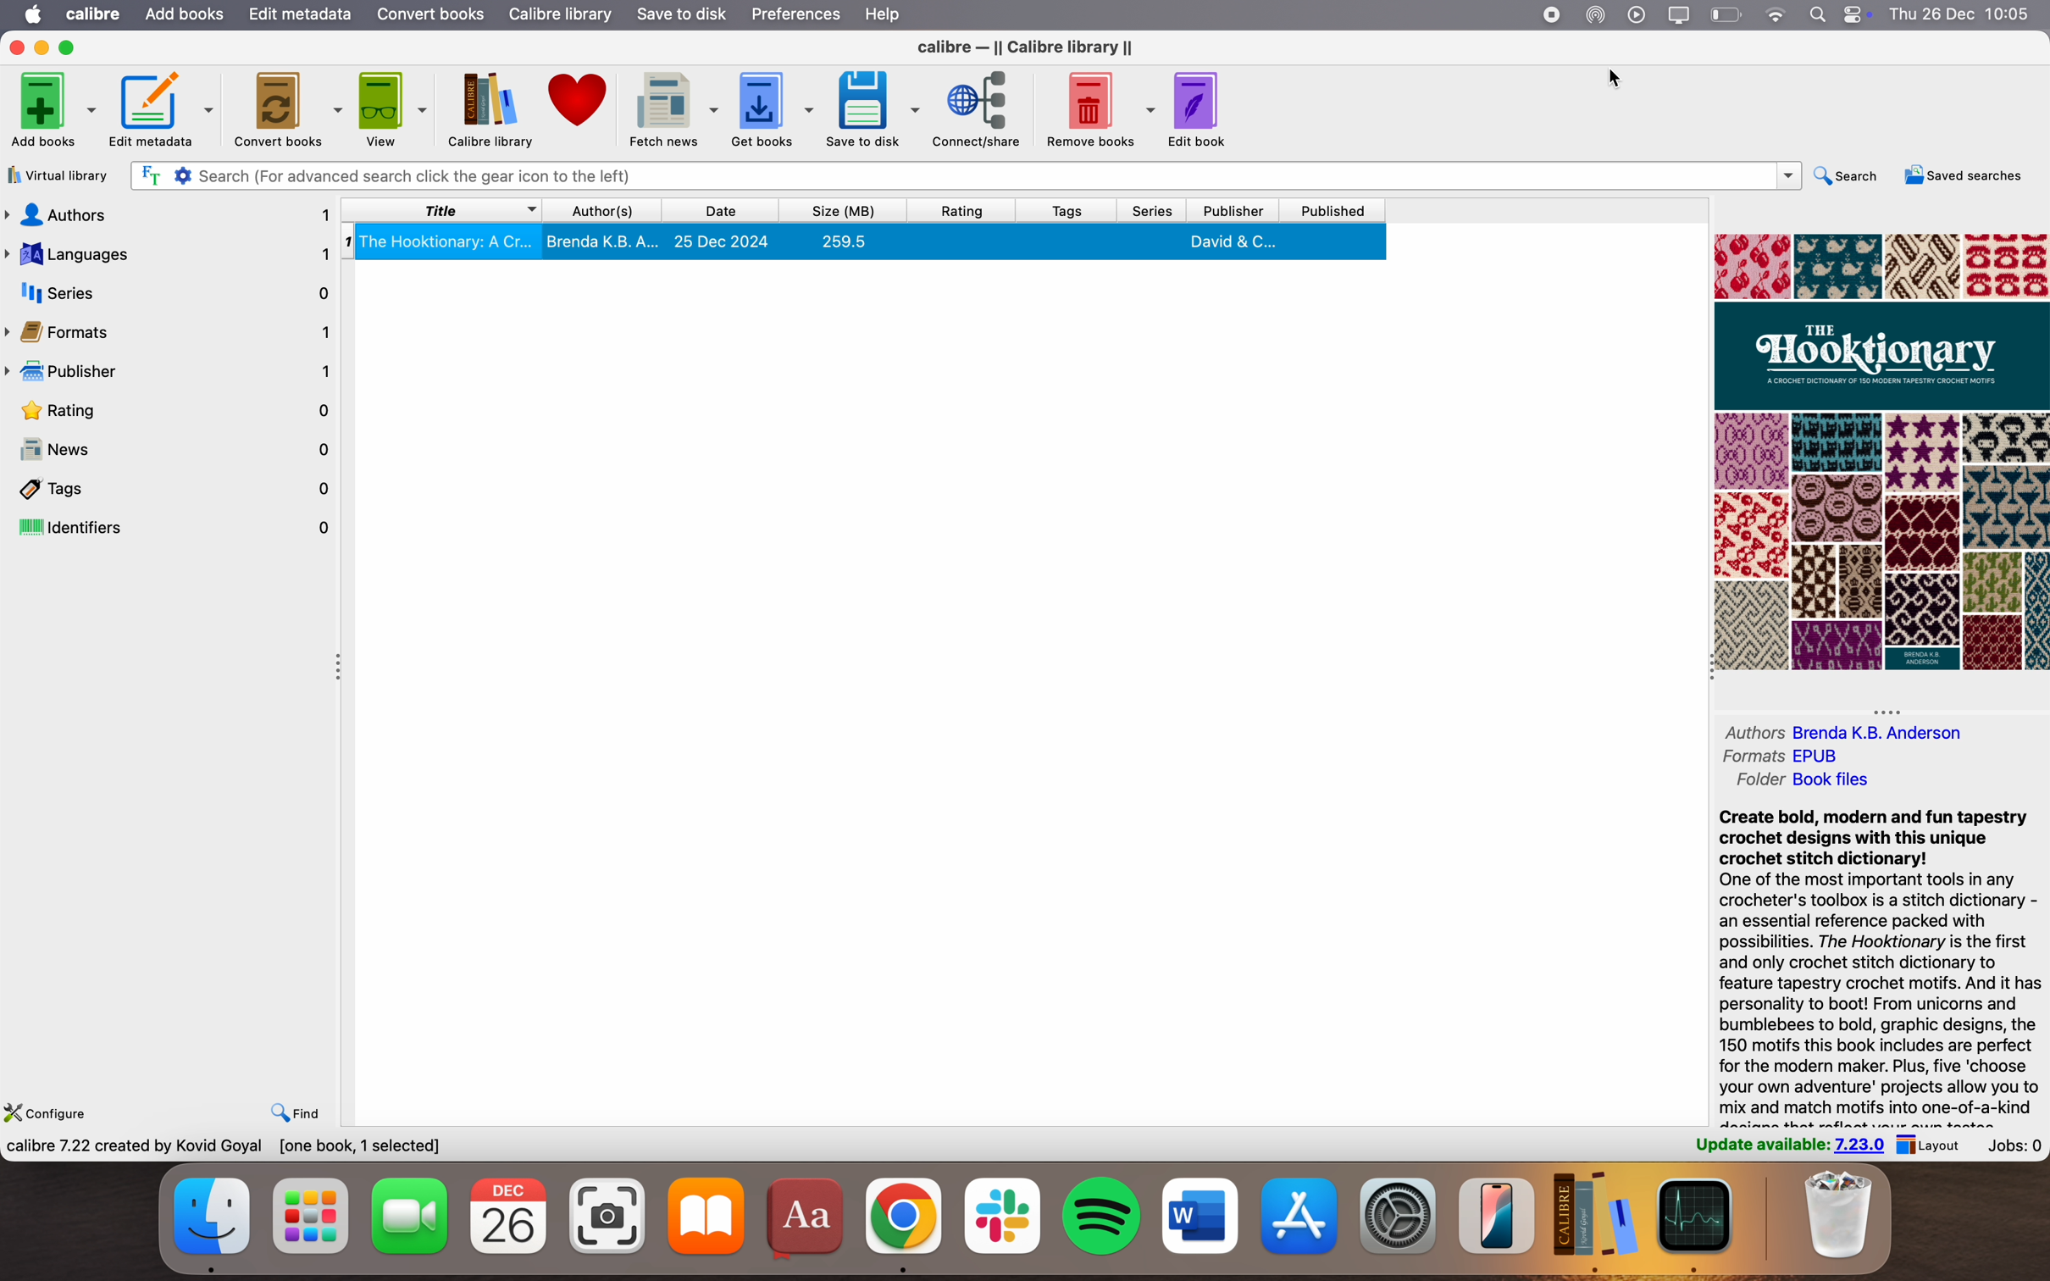 This screenshot has height=1281, width=2050. What do you see at coordinates (1859, 15) in the screenshot?
I see `screen controls` at bounding box center [1859, 15].